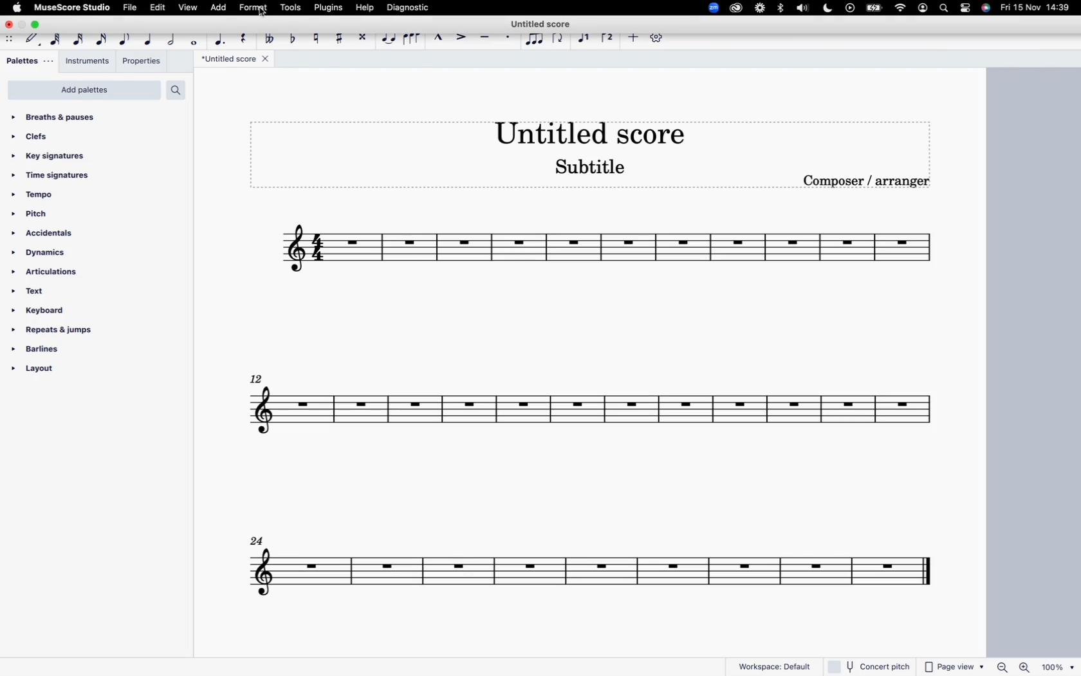 The width and height of the screenshot is (1081, 676). I want to click on breaths & pauses, so click(60, 115).